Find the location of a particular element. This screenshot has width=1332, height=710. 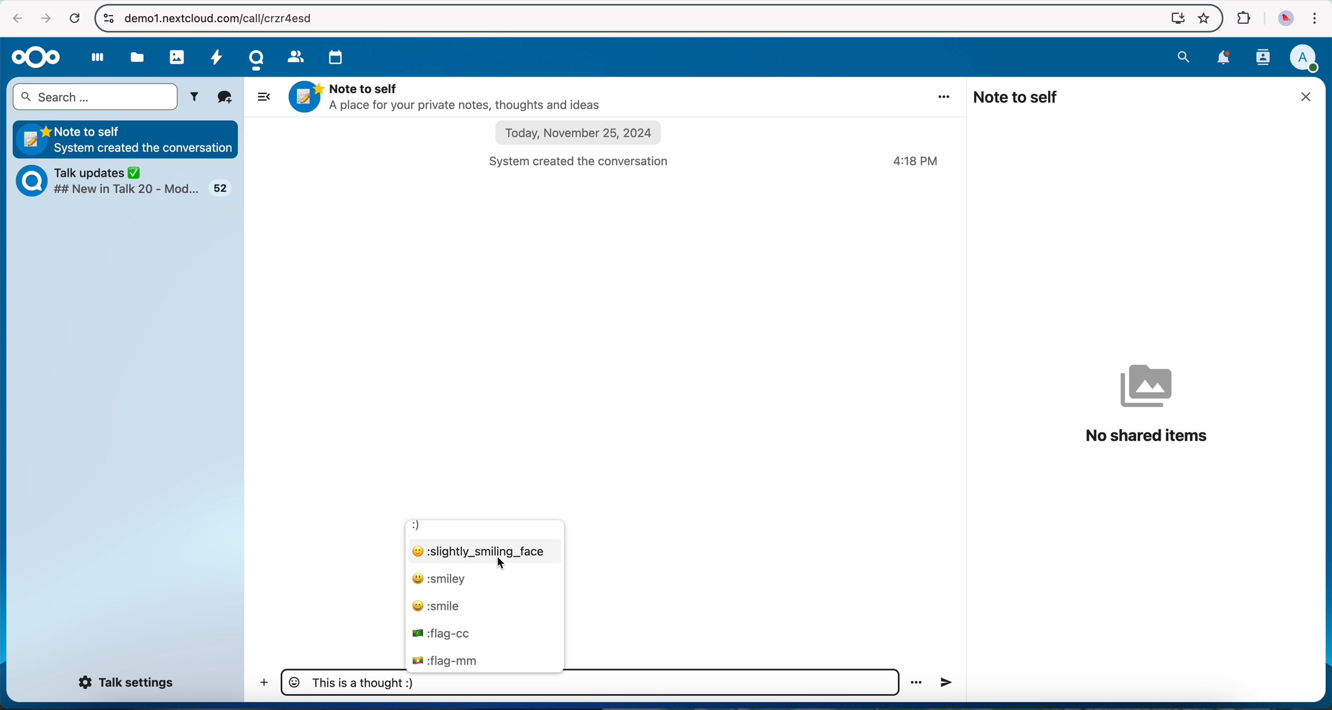

activity is located at coordinates (219, 60).